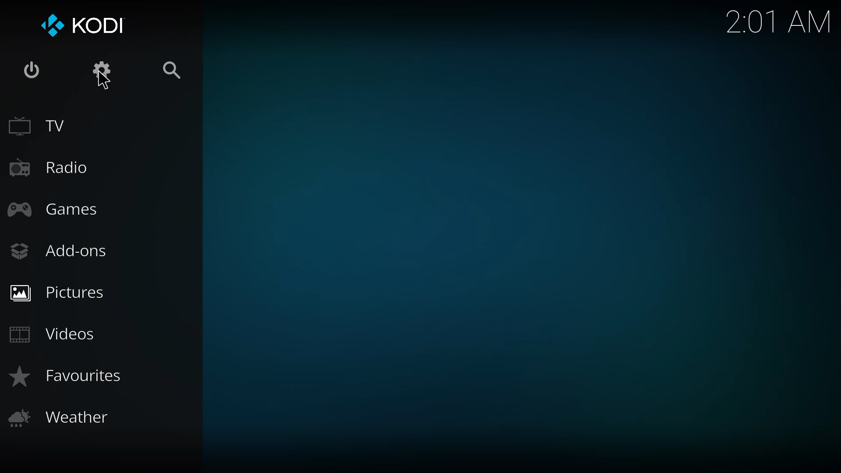 This screenshot has height=473, width=841. Describe the element at coordinates (103, 80) in the screenshot. I see `cursor` at that location.